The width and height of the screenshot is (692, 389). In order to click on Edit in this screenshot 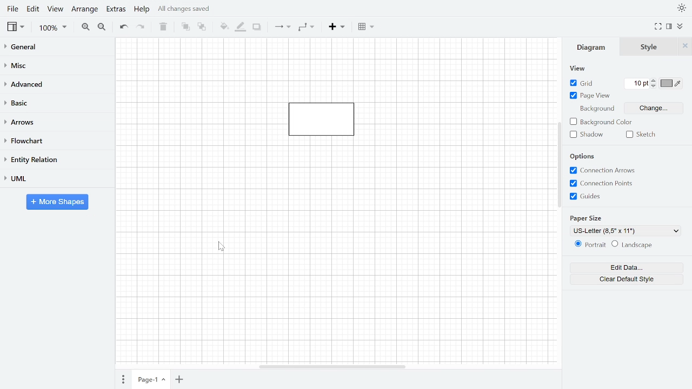, I will do `click(34, 9)`.